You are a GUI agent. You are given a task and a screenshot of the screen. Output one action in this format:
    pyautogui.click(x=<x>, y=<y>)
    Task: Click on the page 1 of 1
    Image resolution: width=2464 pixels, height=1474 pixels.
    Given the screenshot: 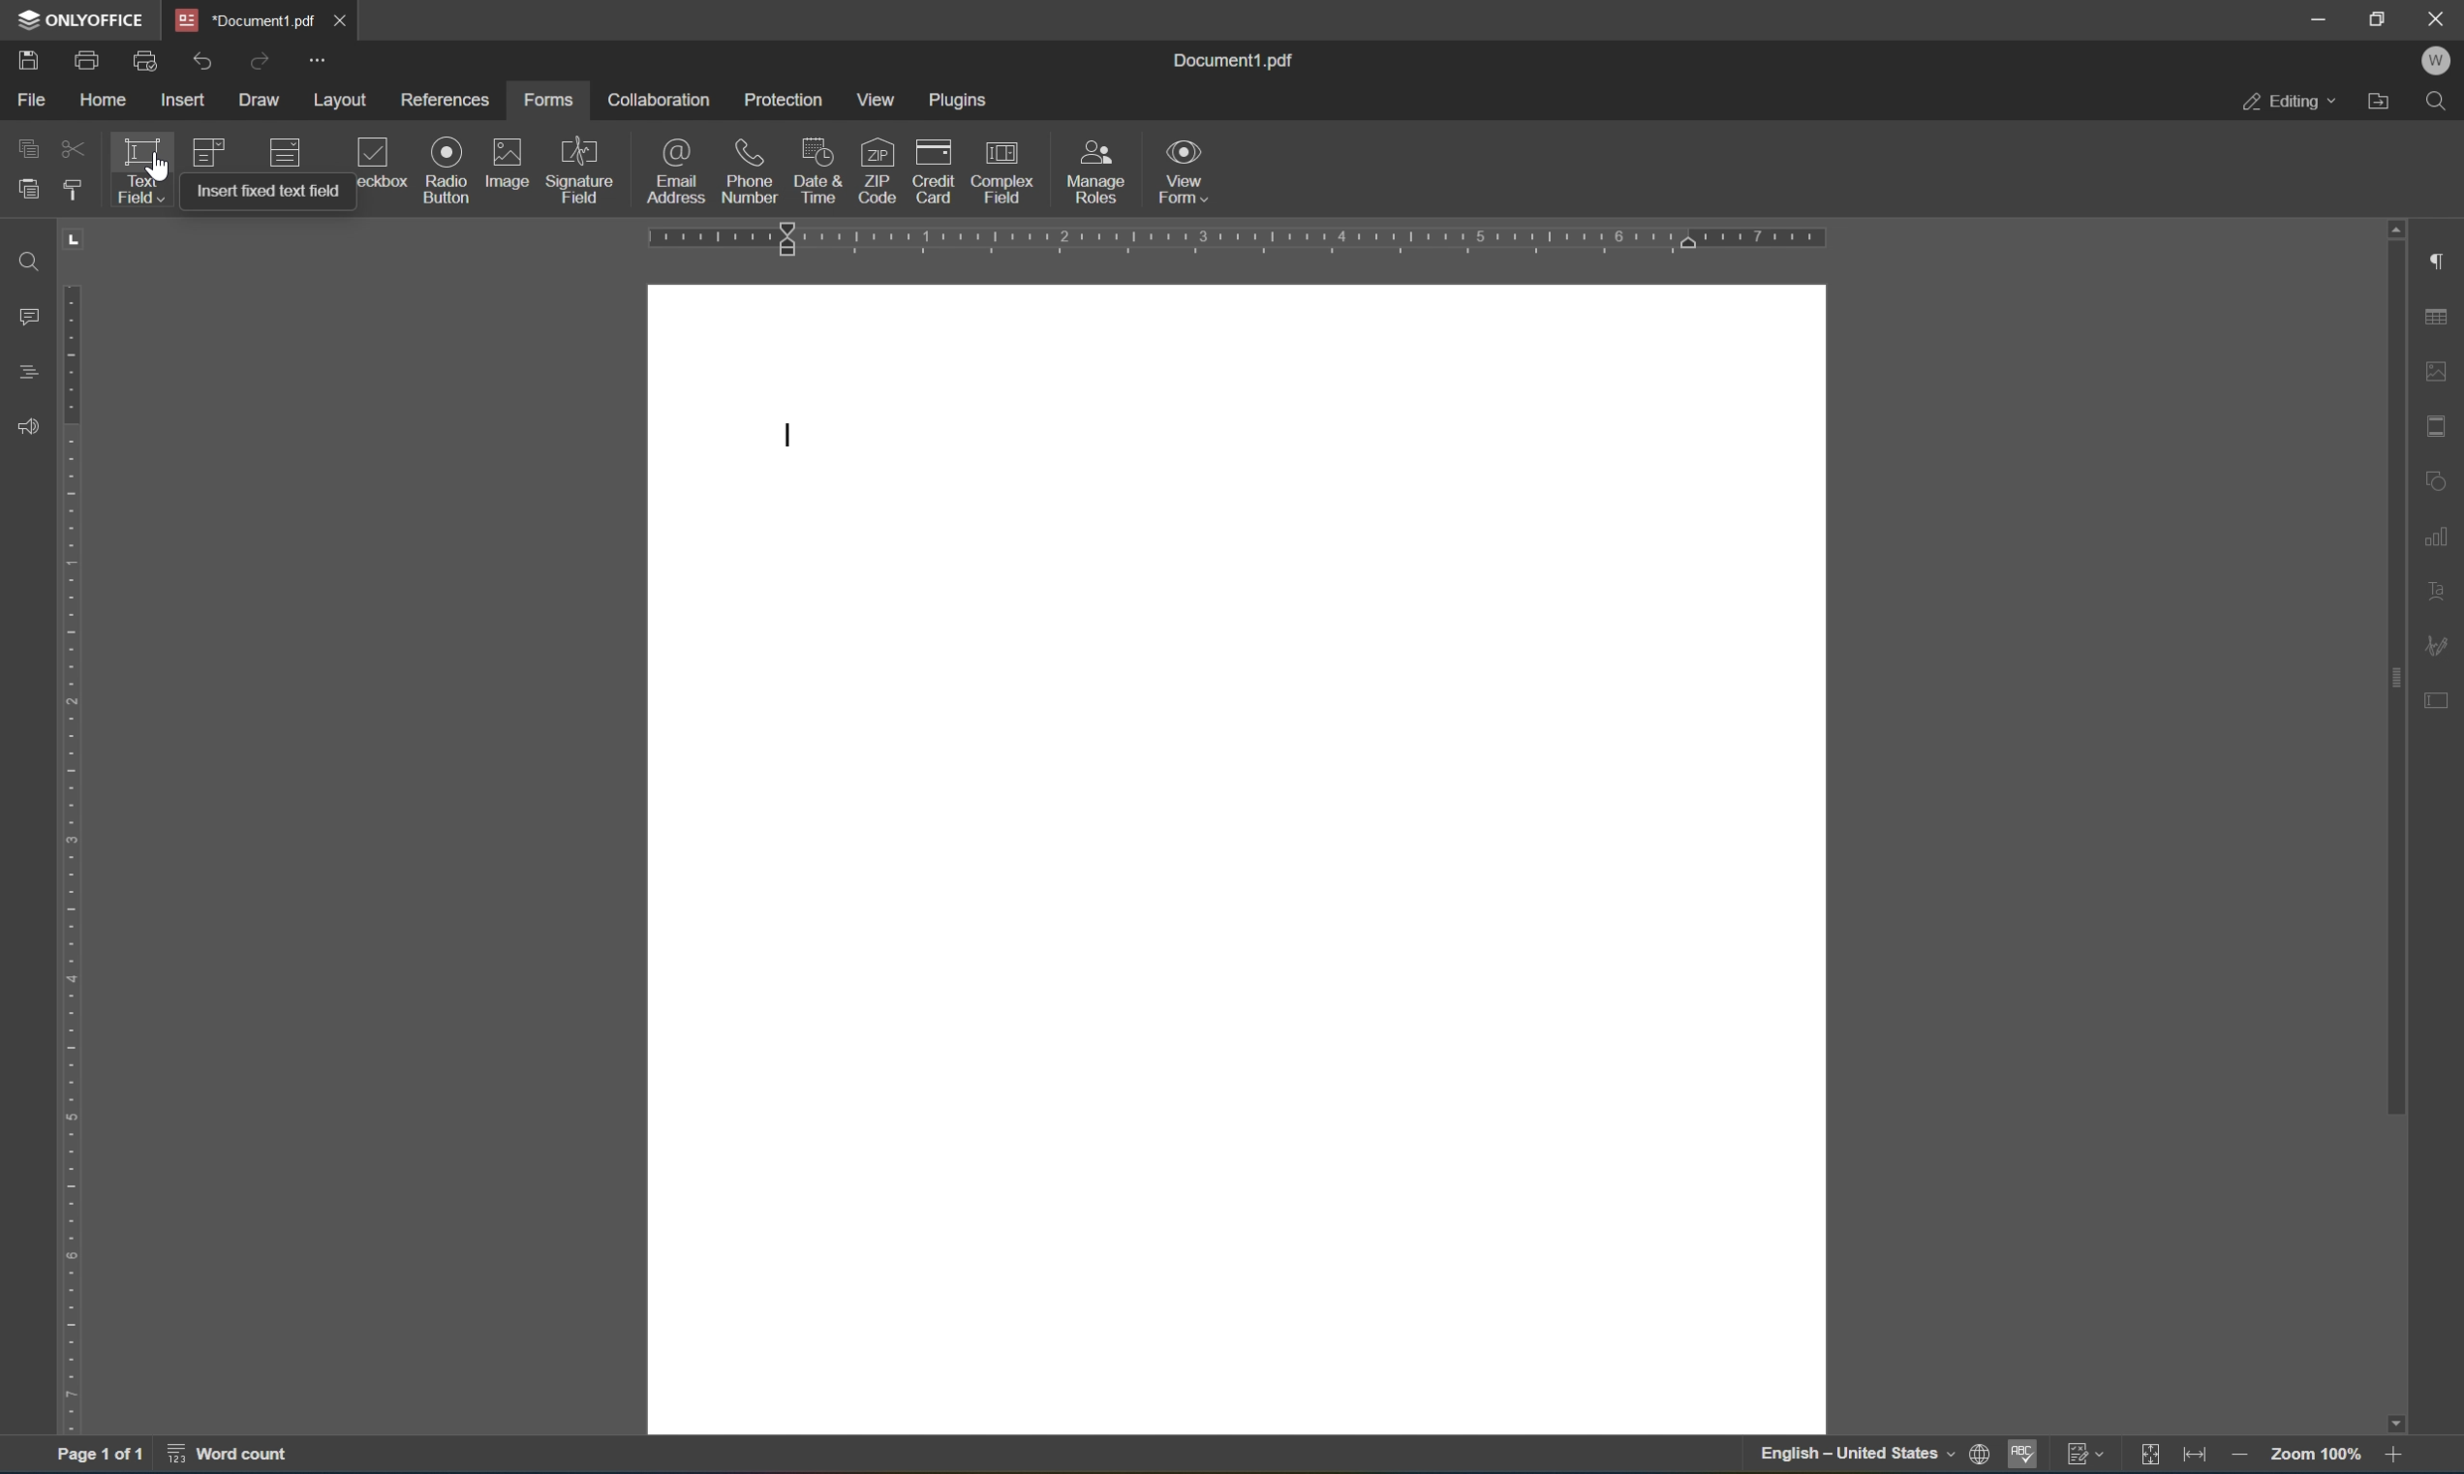 What is the action you would take?
    pyautogui.click(x=100, y=1458)
    